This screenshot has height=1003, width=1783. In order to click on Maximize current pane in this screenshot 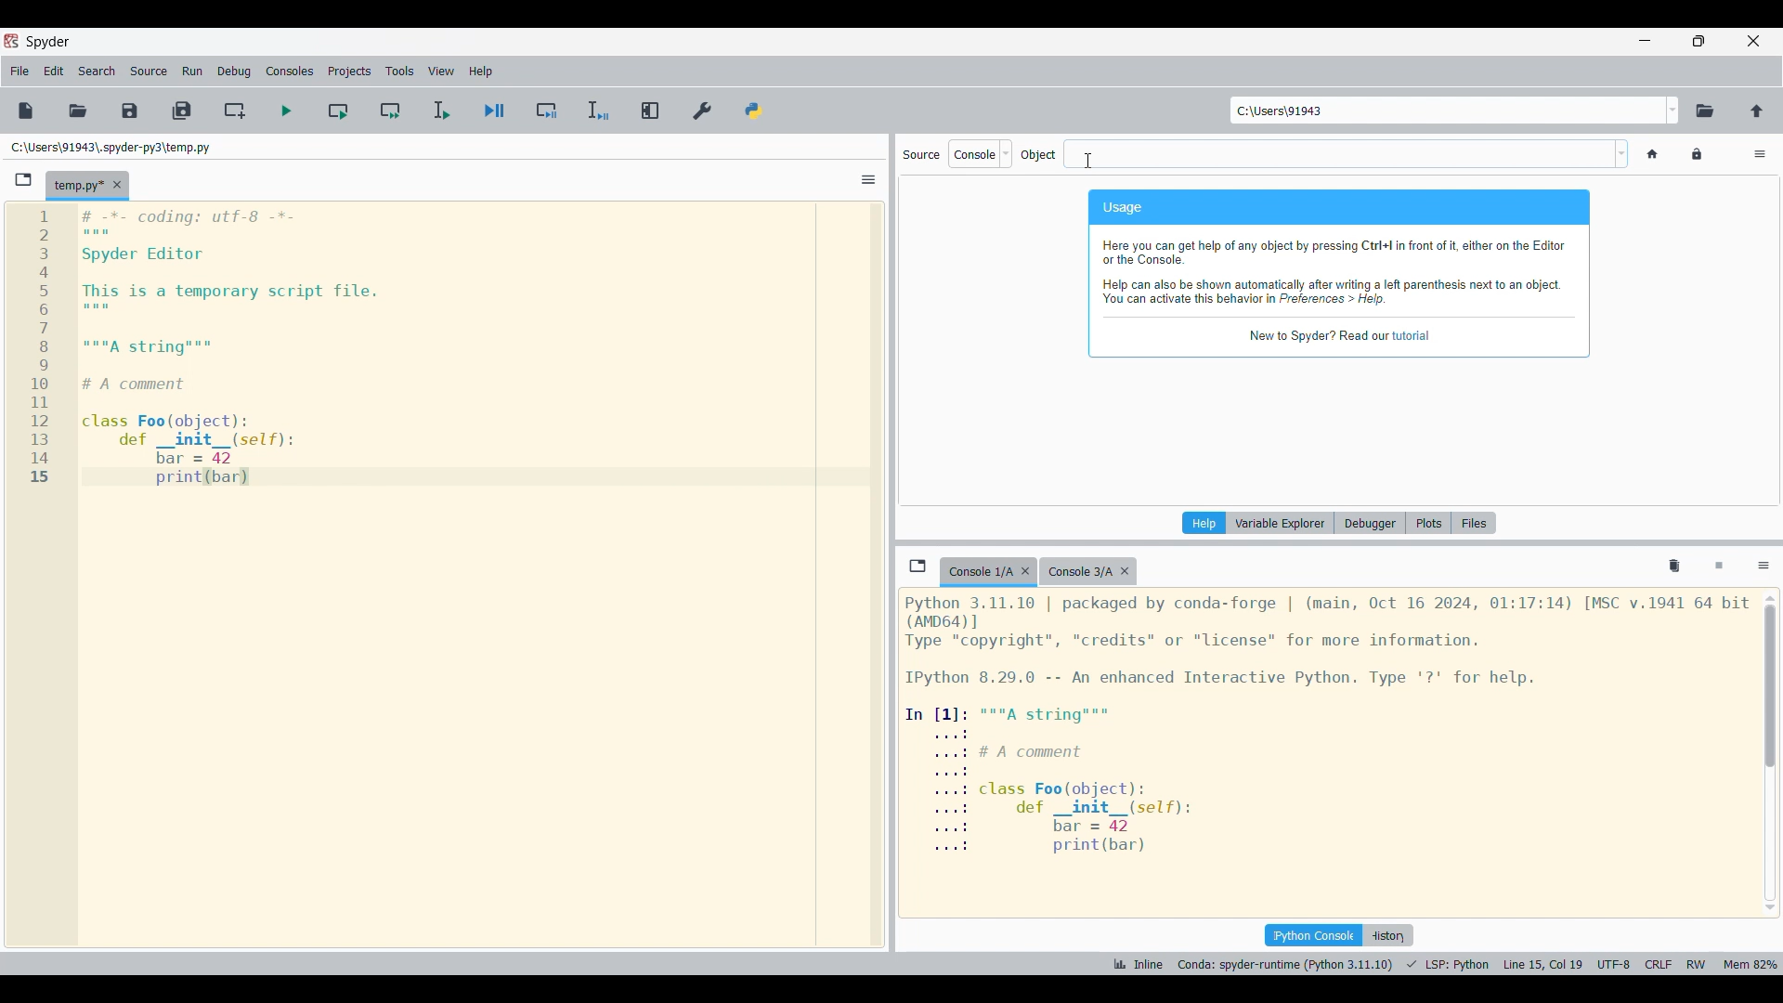, I will do `click(651, 111)`.